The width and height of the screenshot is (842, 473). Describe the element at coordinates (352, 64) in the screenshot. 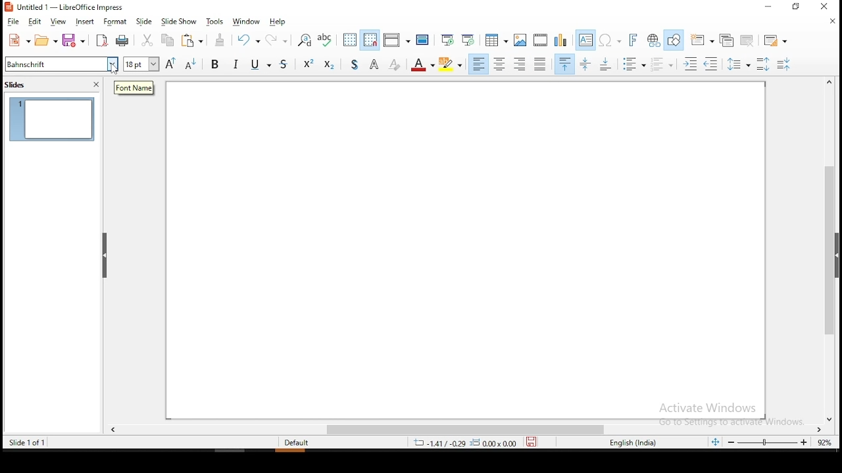

I see `toggle shadow` at that location.